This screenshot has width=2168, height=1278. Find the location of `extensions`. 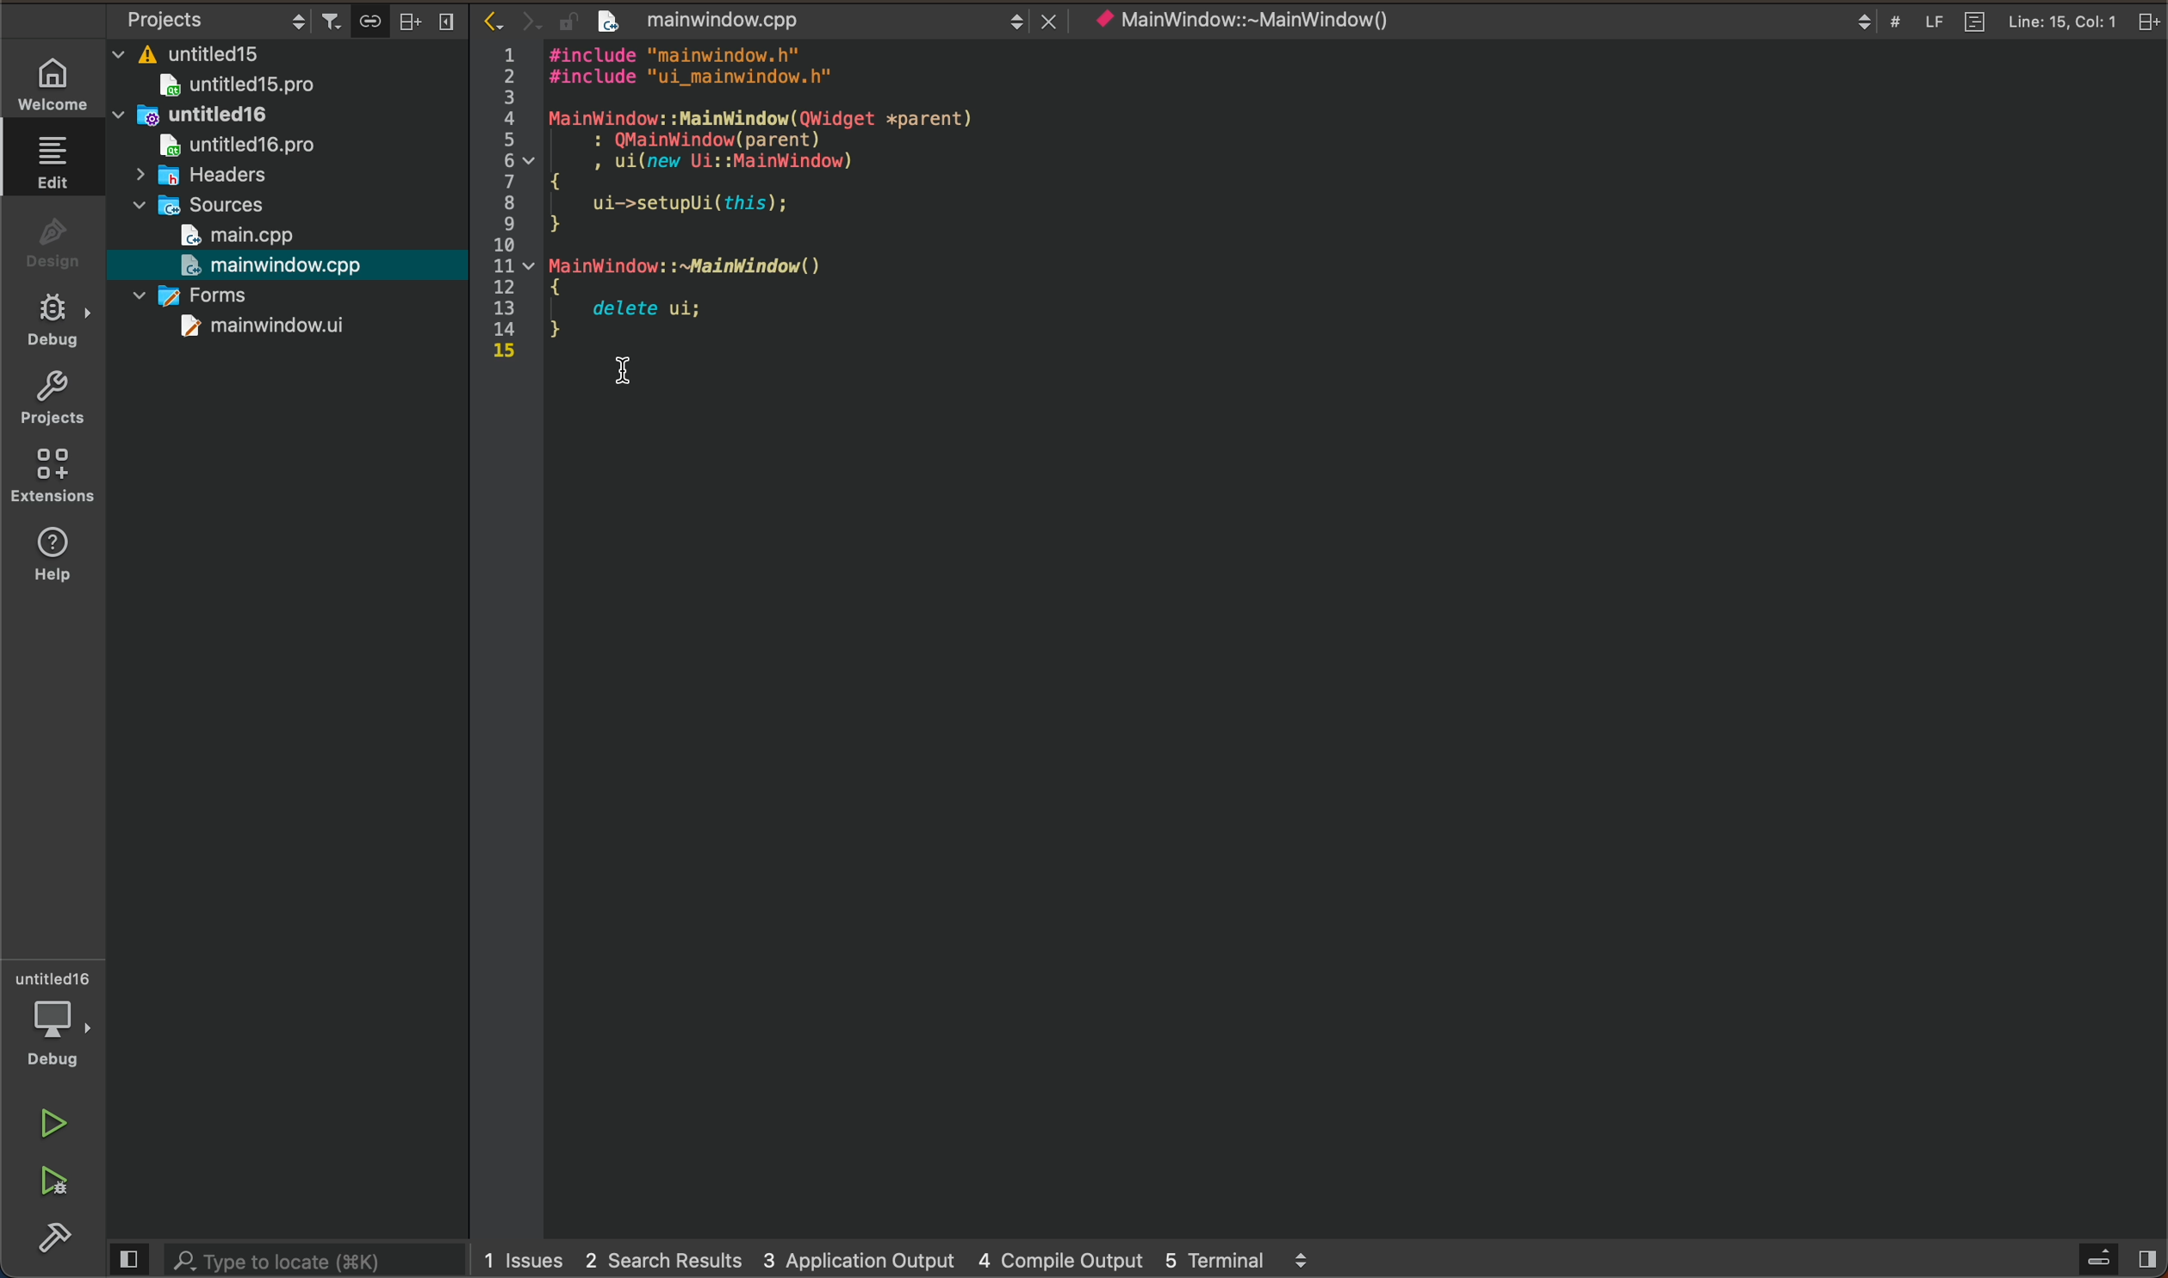

extensions is located at coordinates (52, 475).